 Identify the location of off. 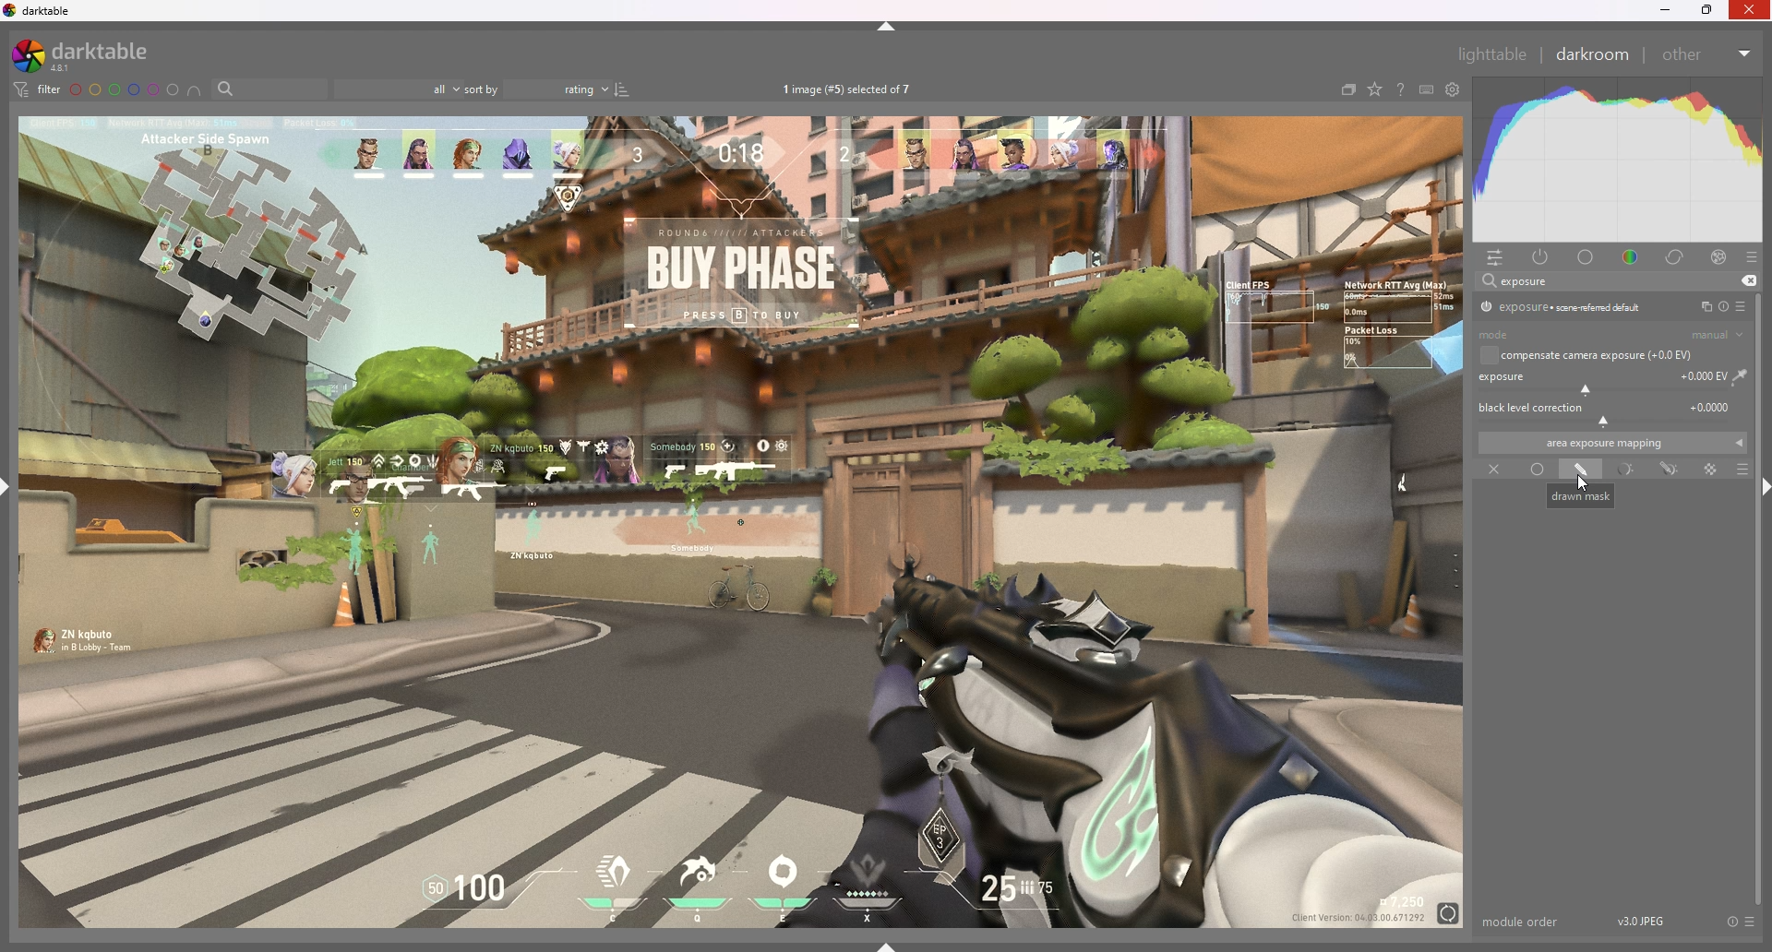
(1491, 470).